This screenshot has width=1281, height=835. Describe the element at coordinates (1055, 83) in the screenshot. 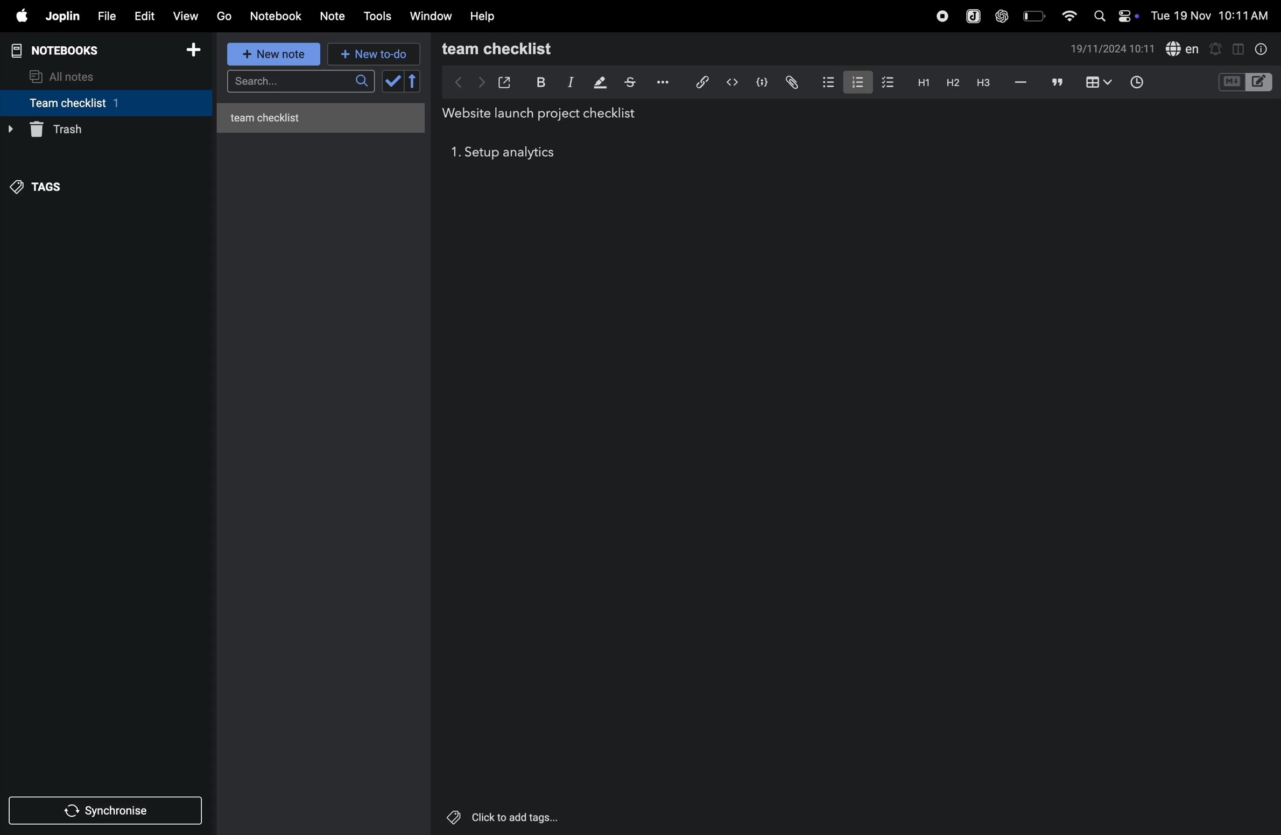

I see `comments` at that location.